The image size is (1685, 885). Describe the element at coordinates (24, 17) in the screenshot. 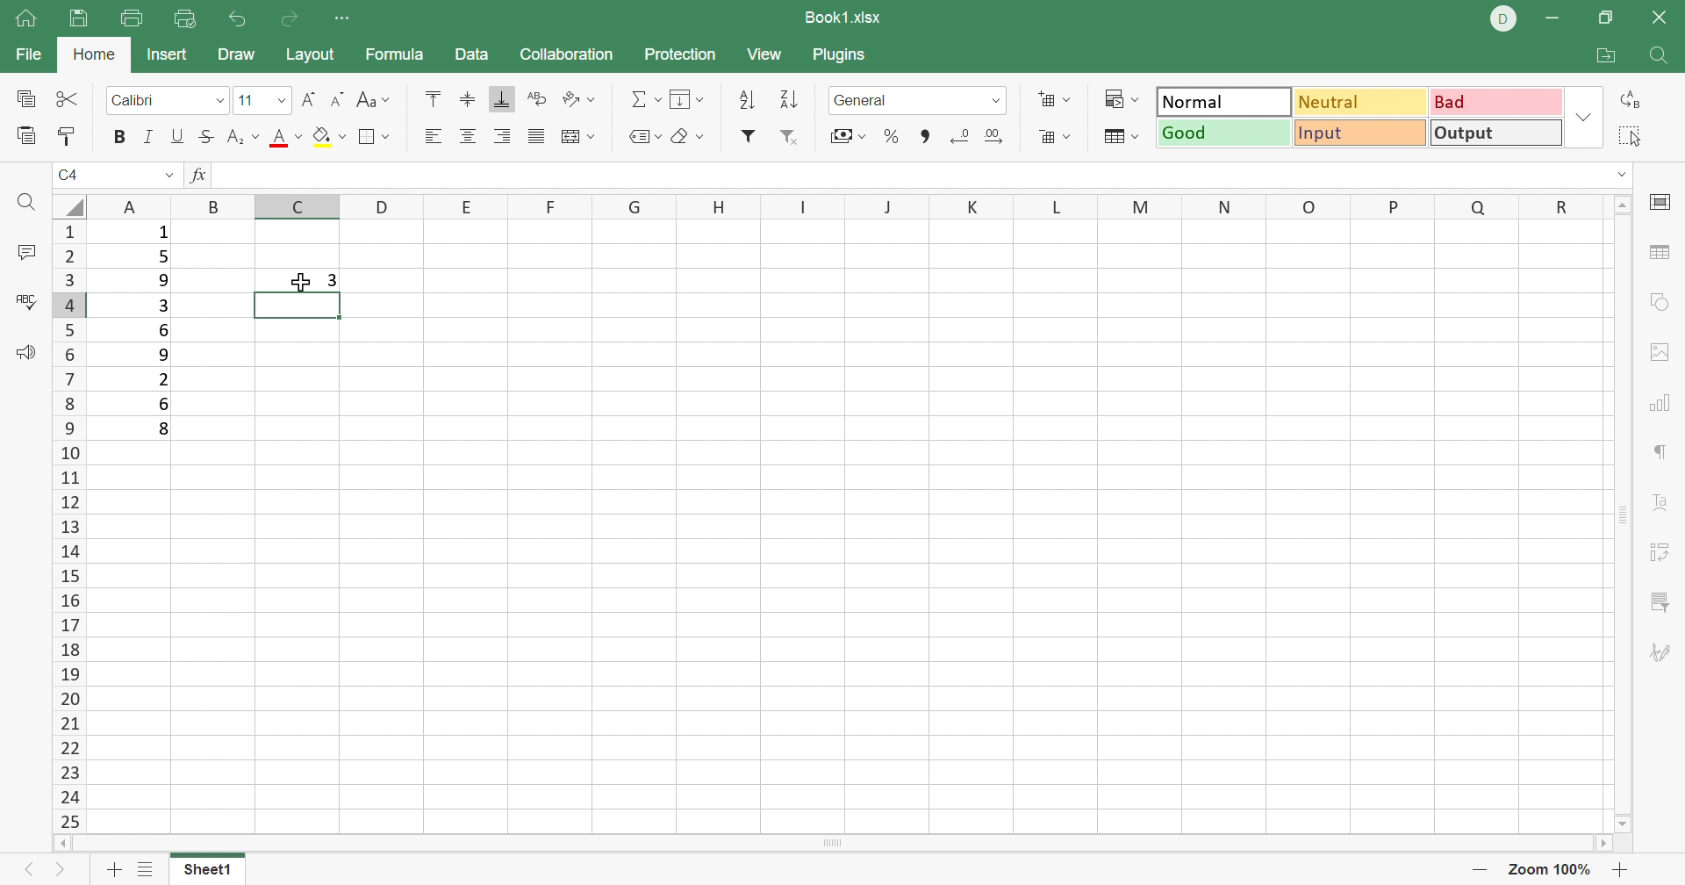

I see `Show main window` at that location.